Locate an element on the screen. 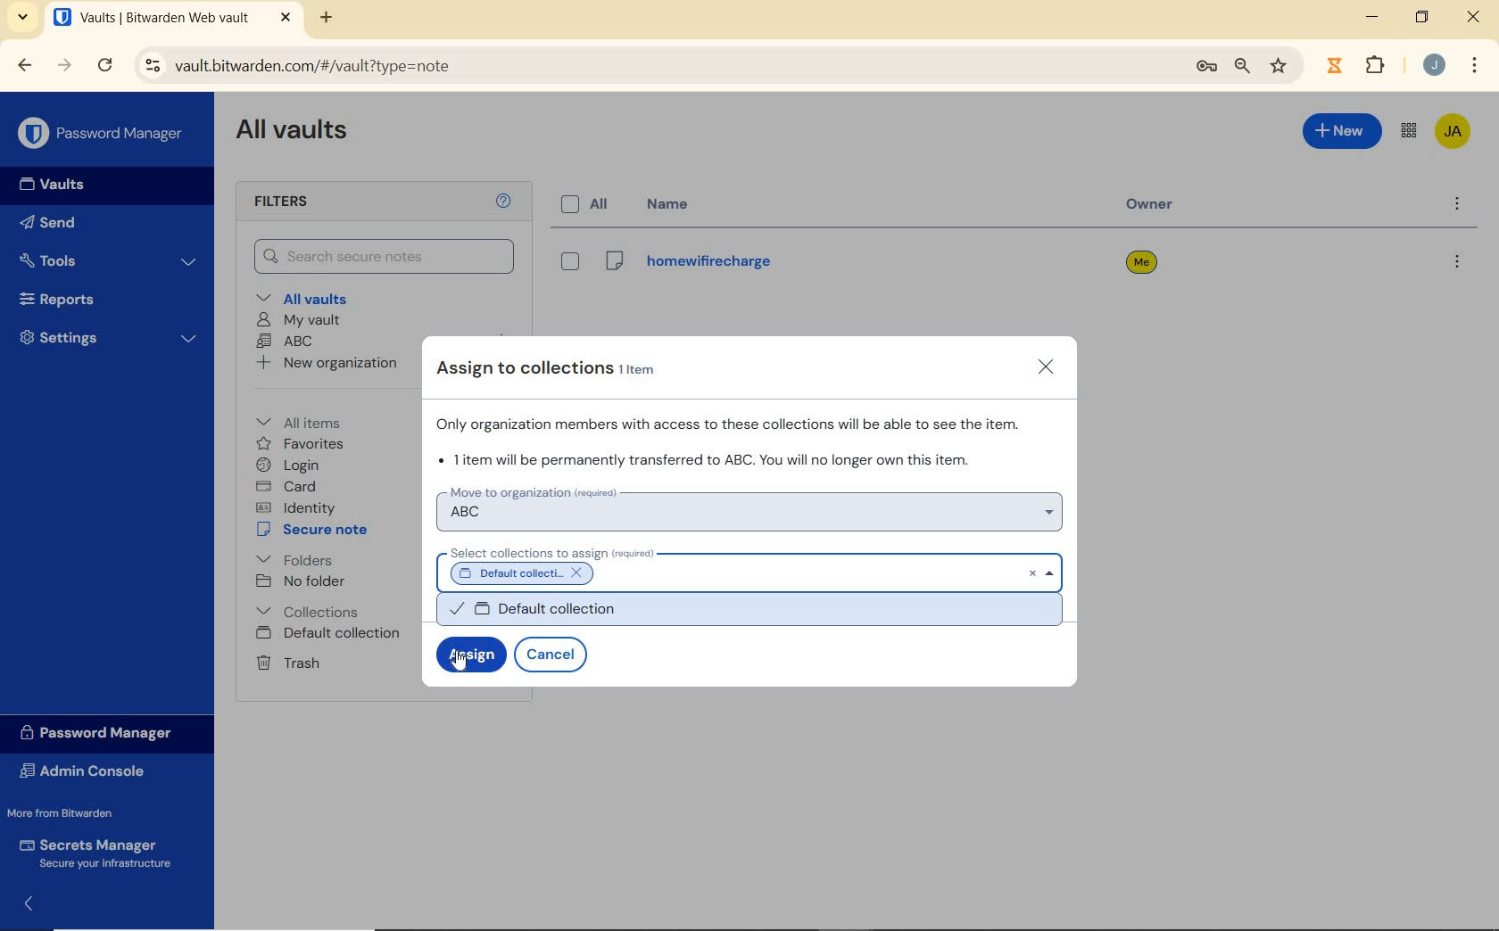 The width and height of the screenshot is (1499, 931). Help is located at coordinates (506, 202).